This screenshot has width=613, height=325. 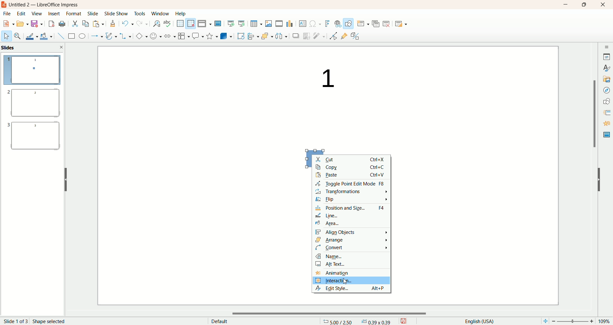 What do you see at coordinates (352, 248) in the screenshot?
I see `convert` at bounding box center [352, 248].